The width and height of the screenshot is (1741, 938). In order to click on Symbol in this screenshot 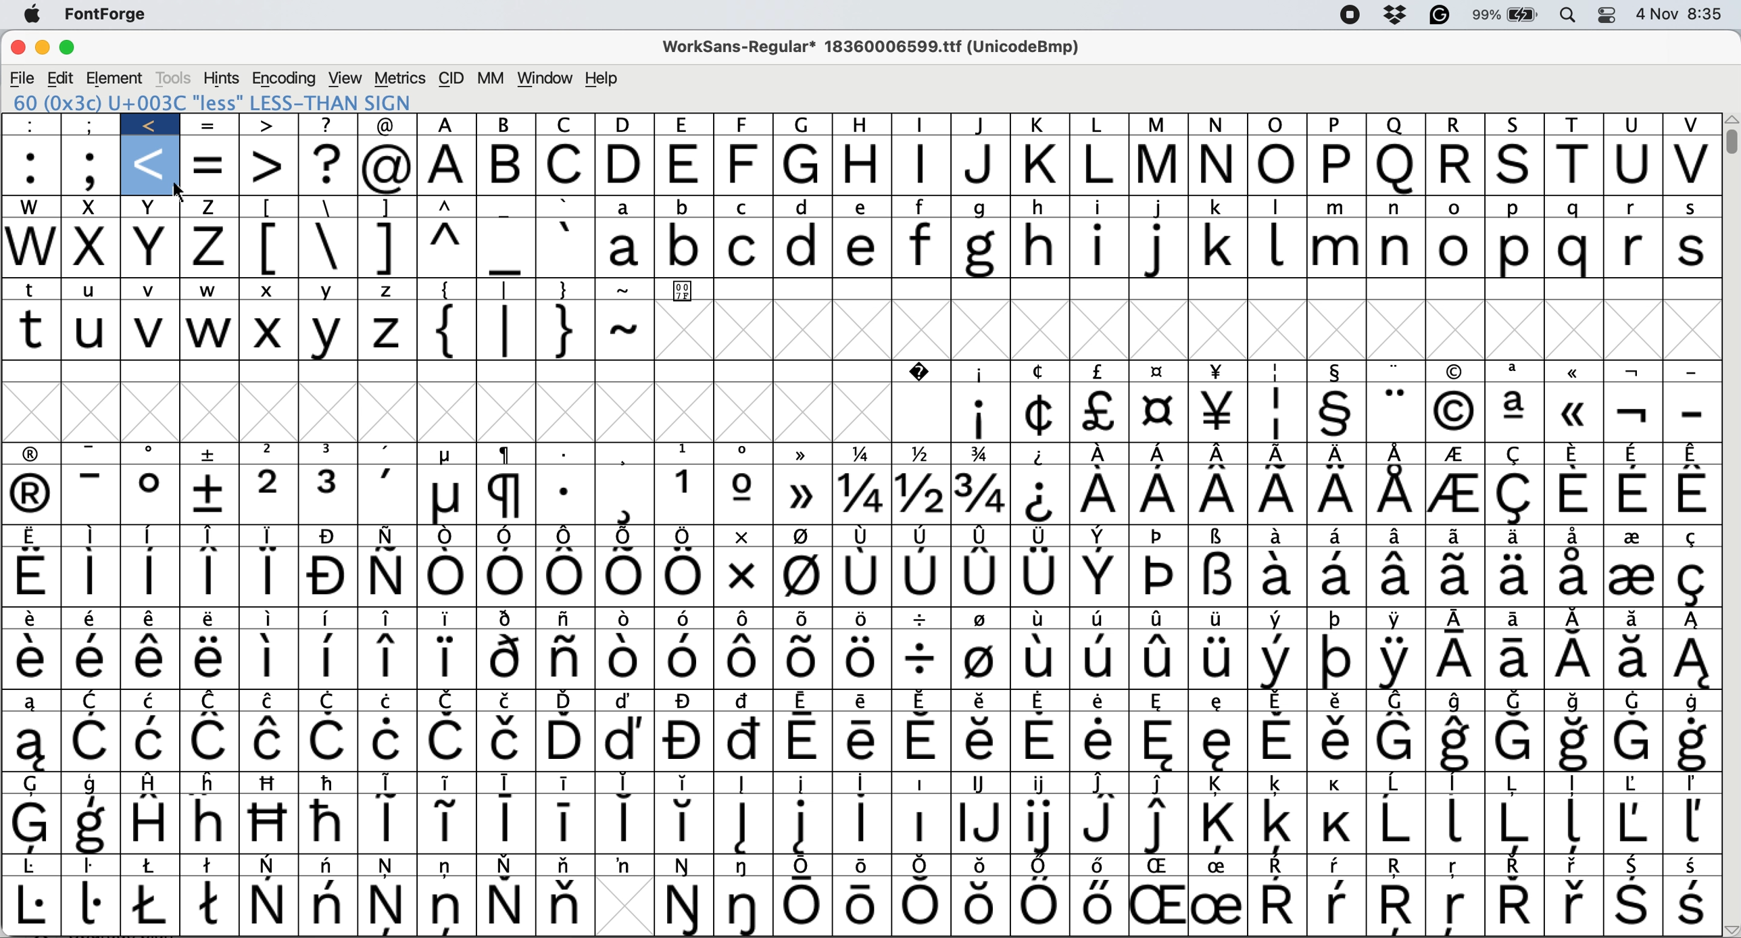, I will do `click(1039, 576)`.